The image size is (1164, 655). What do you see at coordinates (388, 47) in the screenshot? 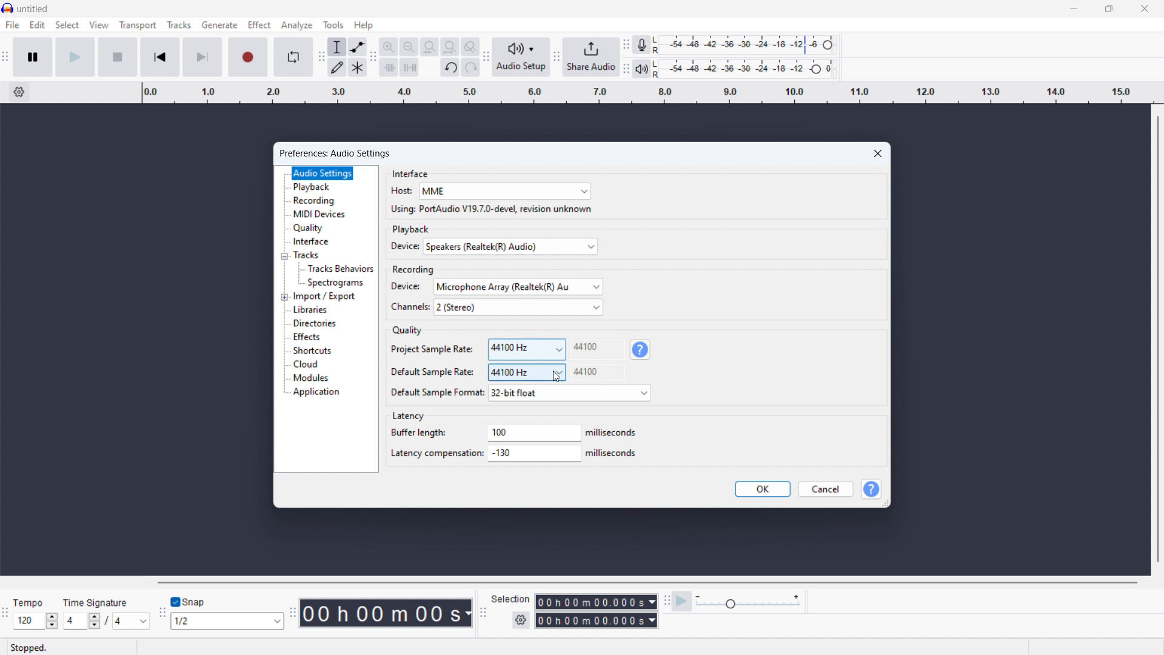
I see `zoom in` at bounding box center [388, 47].